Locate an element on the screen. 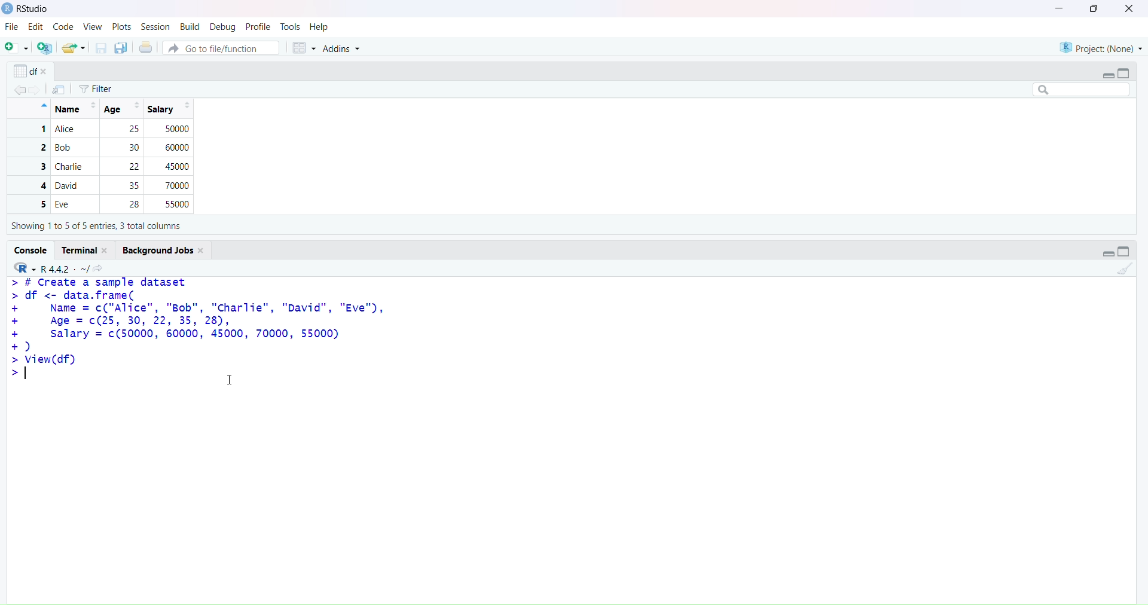 The image size is (1148, 605). workspace panes is located at coordinates (303, 48).